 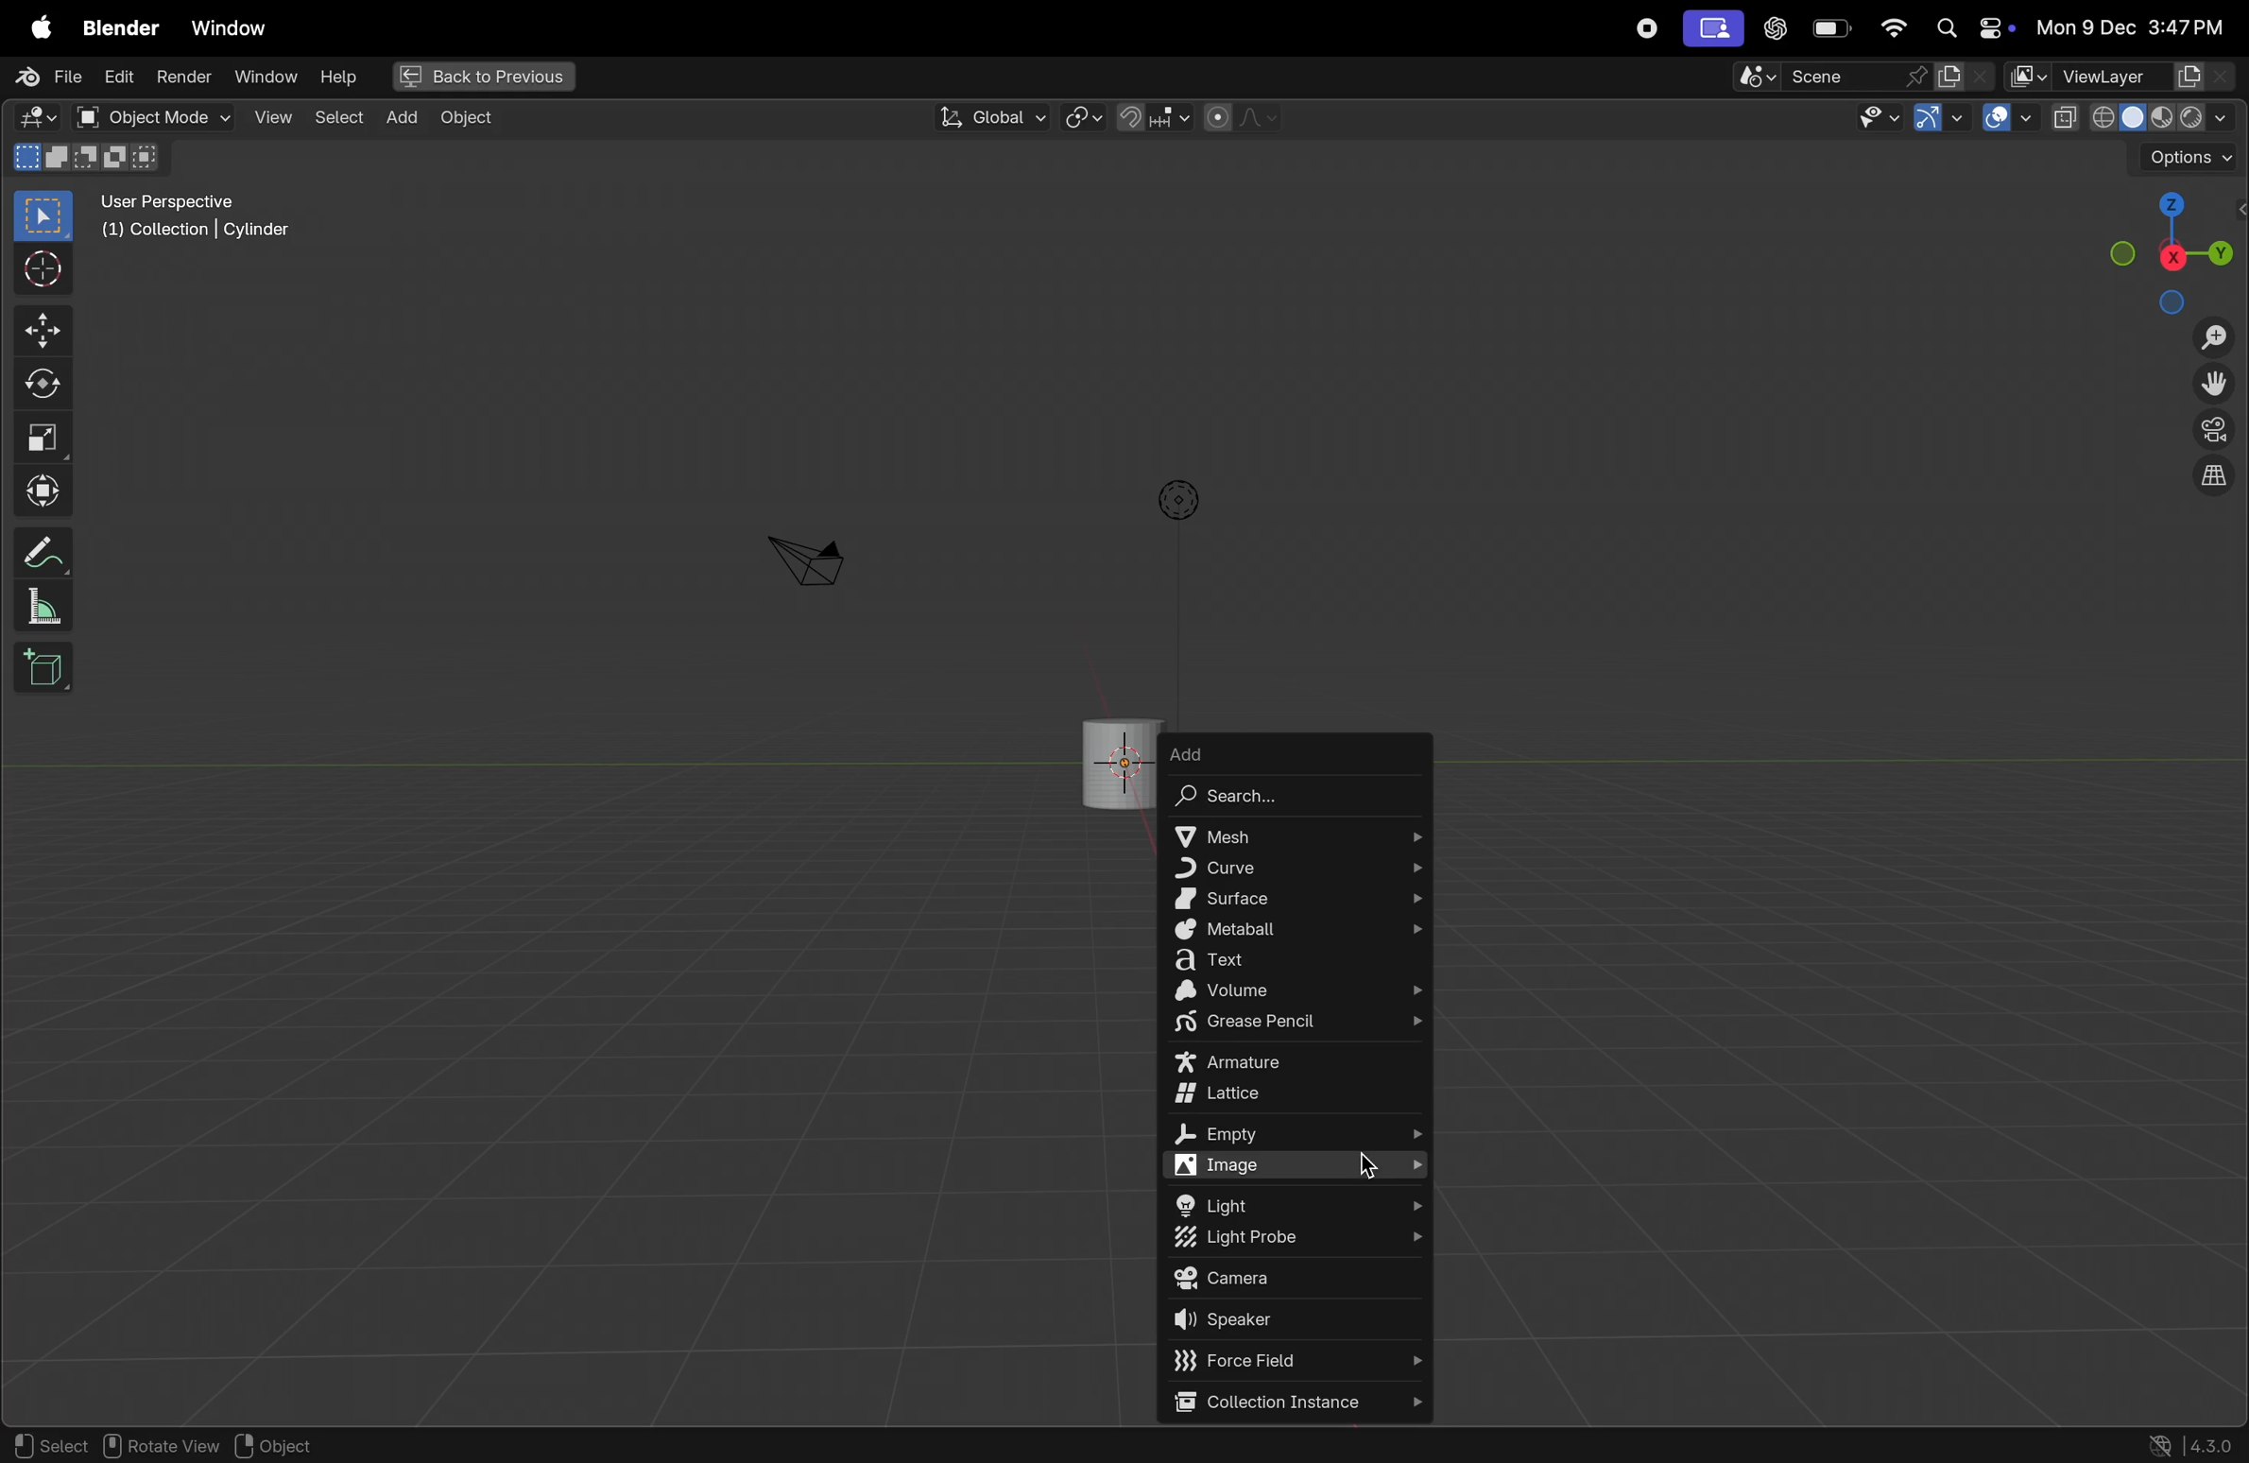 I want to click on empty, so click(x=1293, y=1136).